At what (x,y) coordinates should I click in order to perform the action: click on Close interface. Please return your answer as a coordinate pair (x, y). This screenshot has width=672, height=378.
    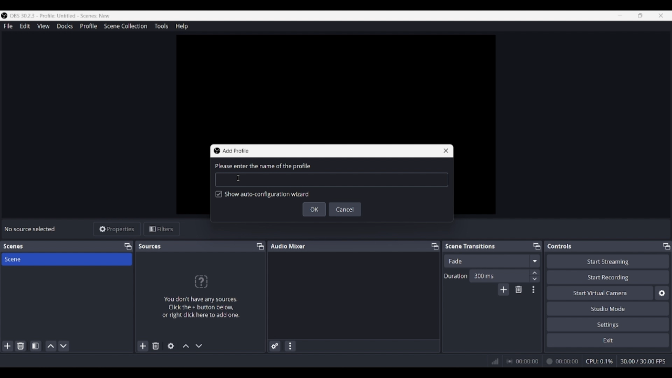
    Looking at the image, I should click on (661, 15).